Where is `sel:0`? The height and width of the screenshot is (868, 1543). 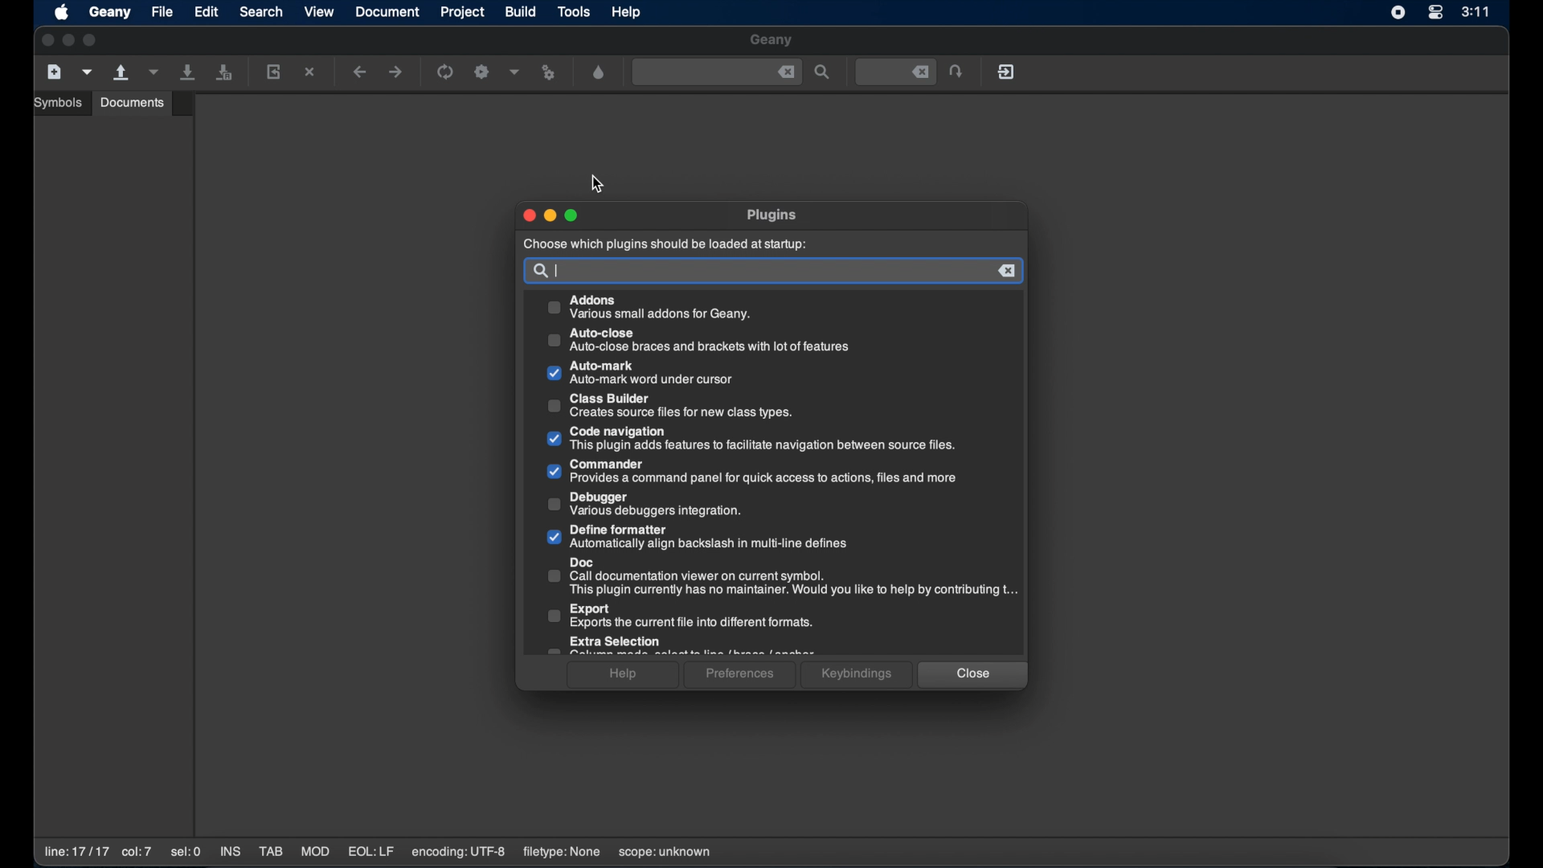 sel:0 is located at coordinates (187, 853).